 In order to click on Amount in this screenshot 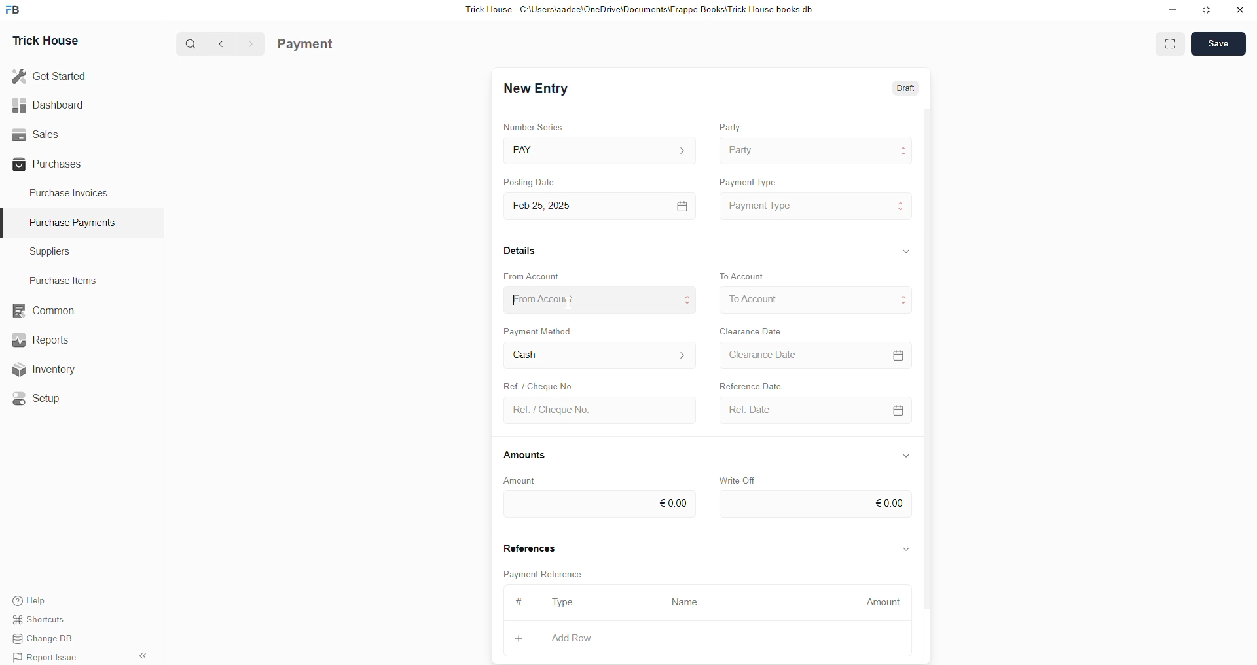, I will do `click(520, 480)`.